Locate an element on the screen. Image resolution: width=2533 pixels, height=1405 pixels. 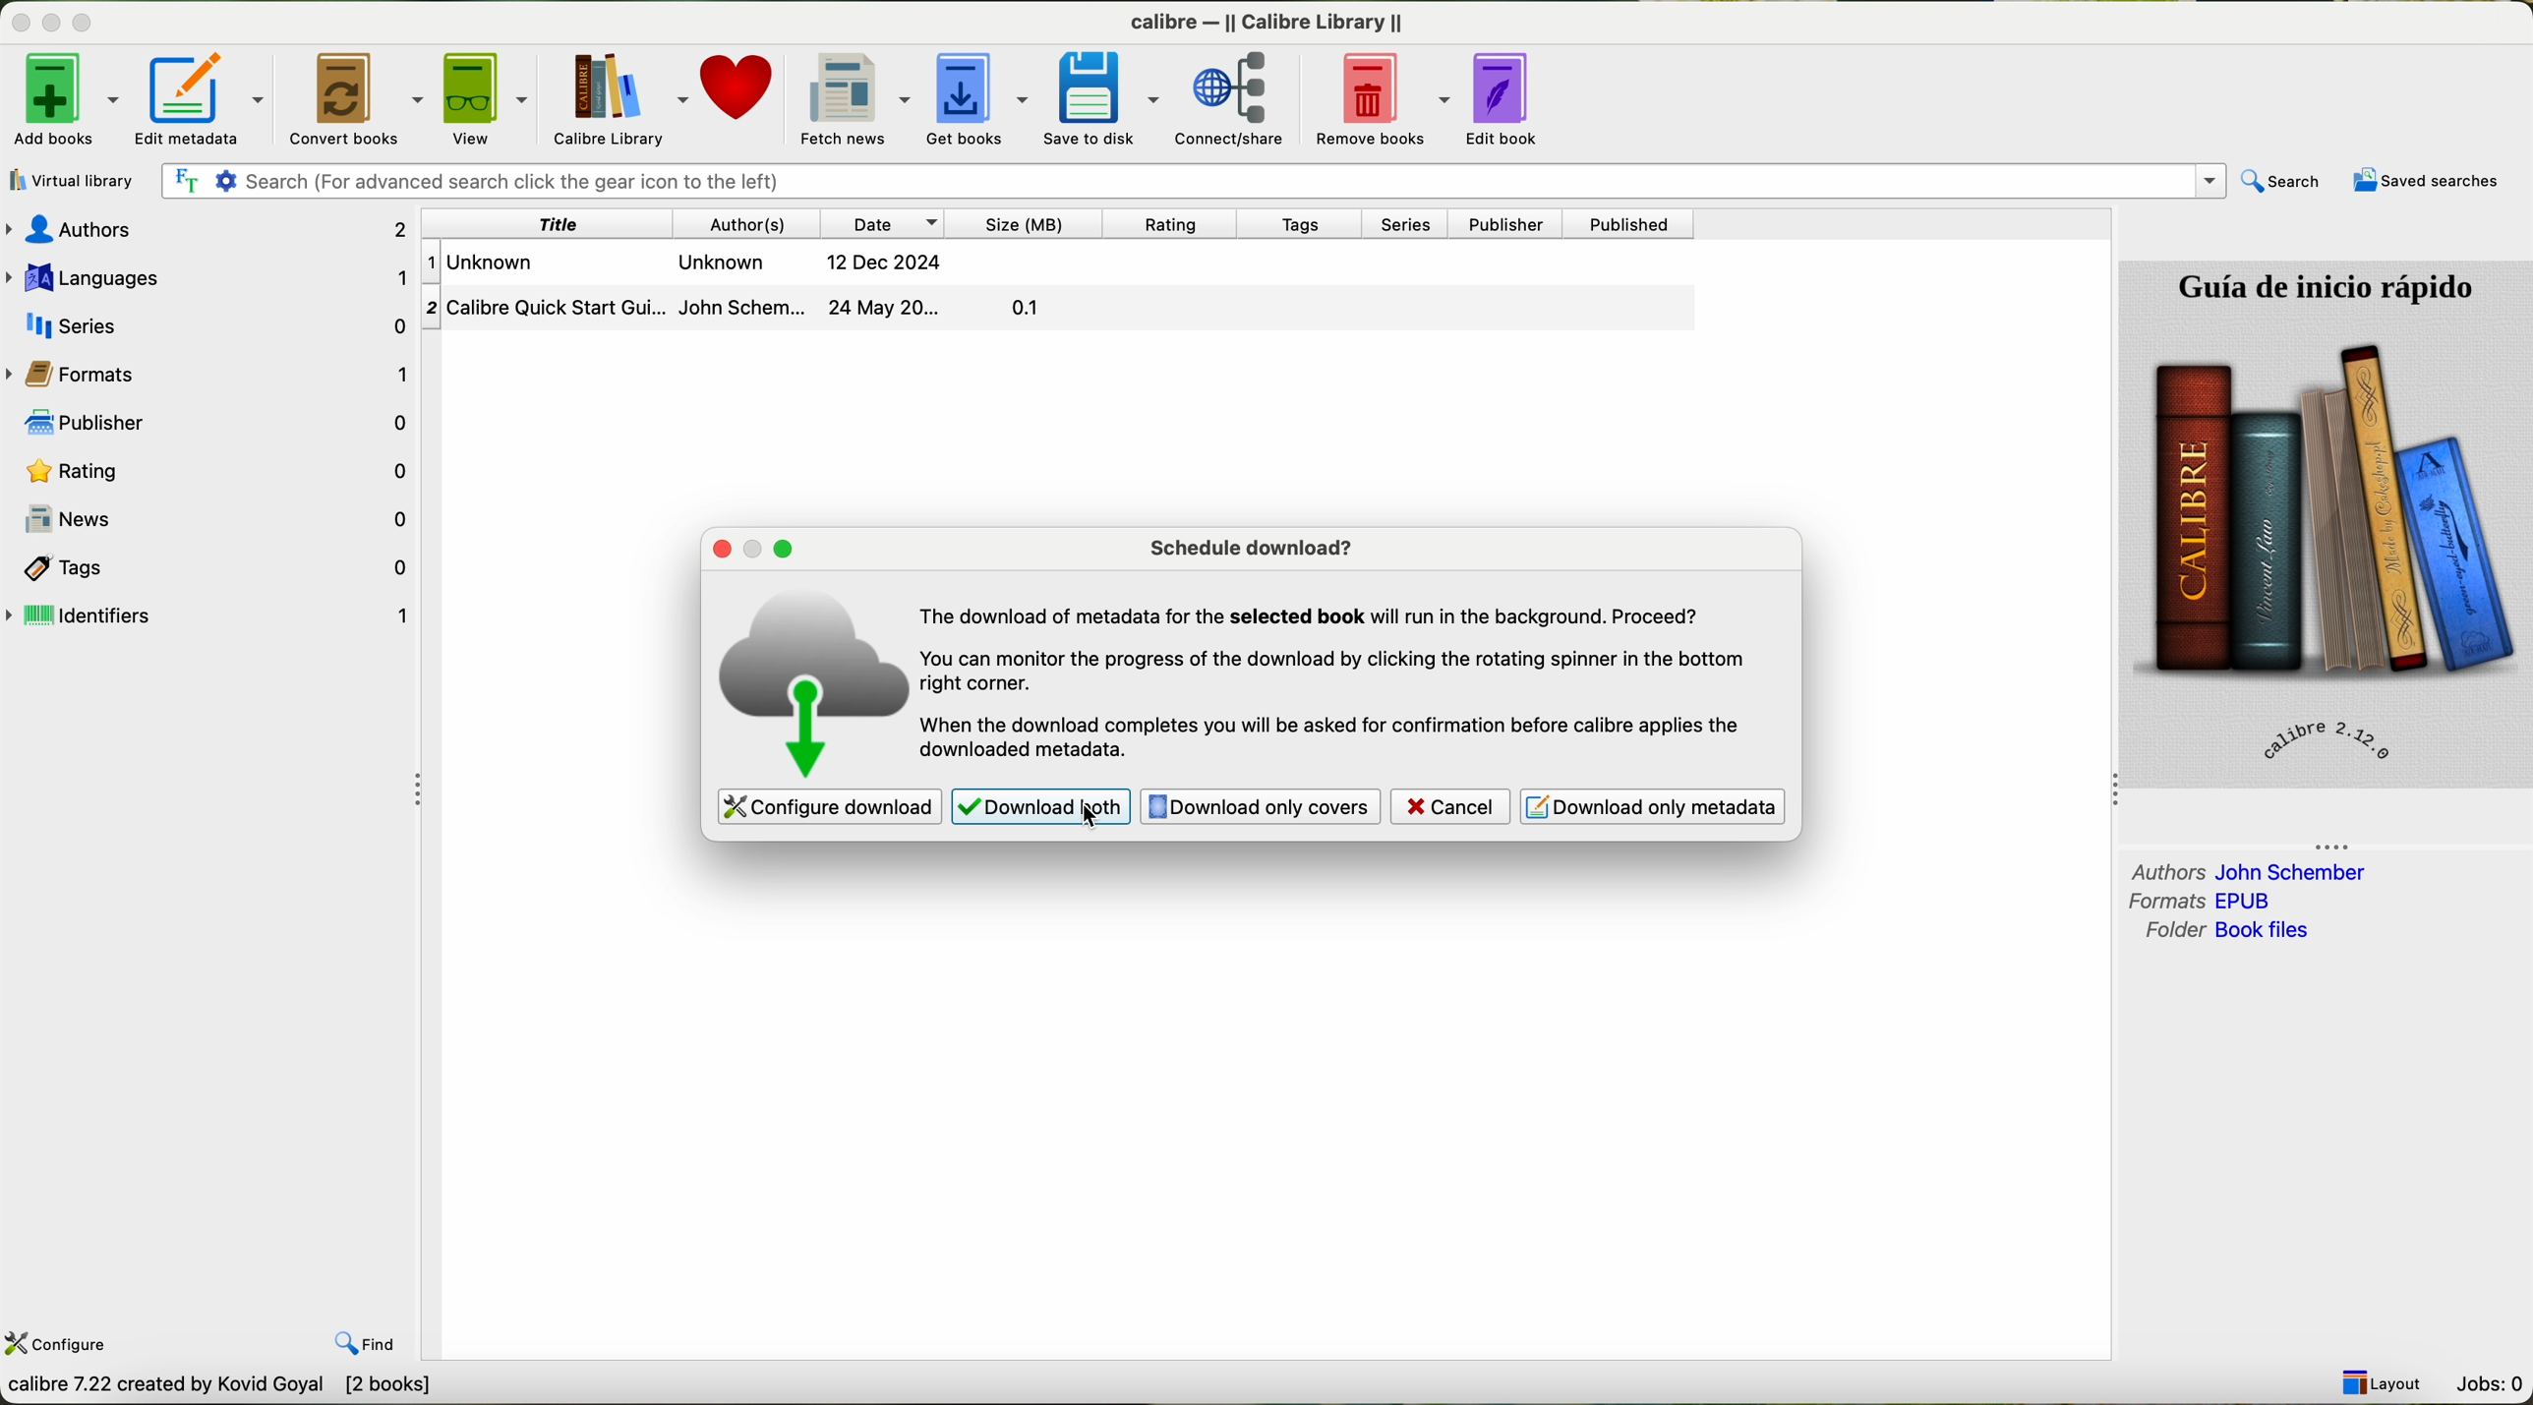
cancel is located at coordinates (1450, 807).